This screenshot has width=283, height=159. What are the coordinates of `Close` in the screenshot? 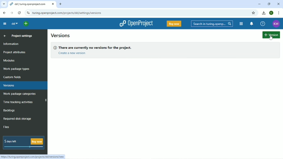 It's located at (278, 4).